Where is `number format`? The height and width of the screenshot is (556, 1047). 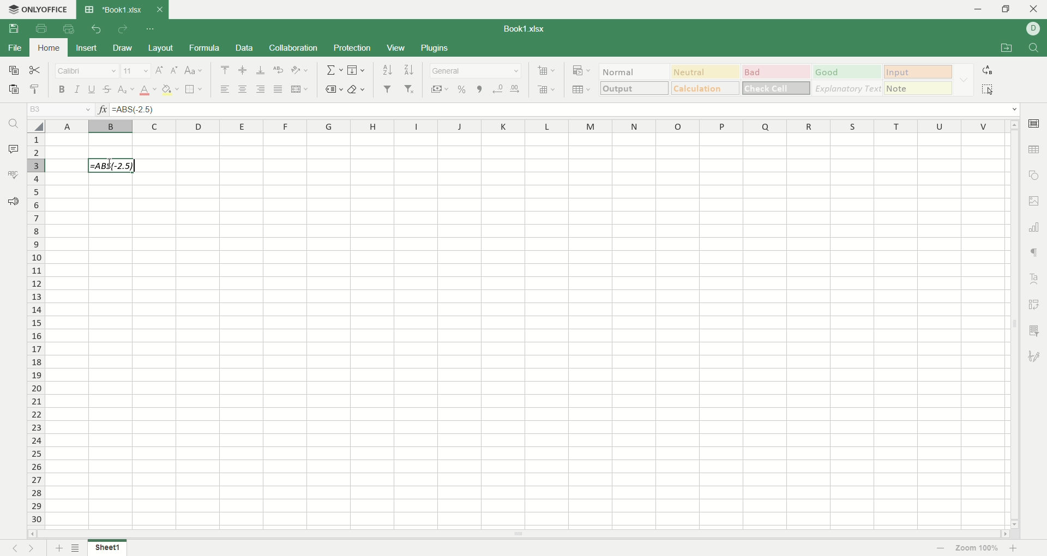
number format is located at coordinates (475, 70).